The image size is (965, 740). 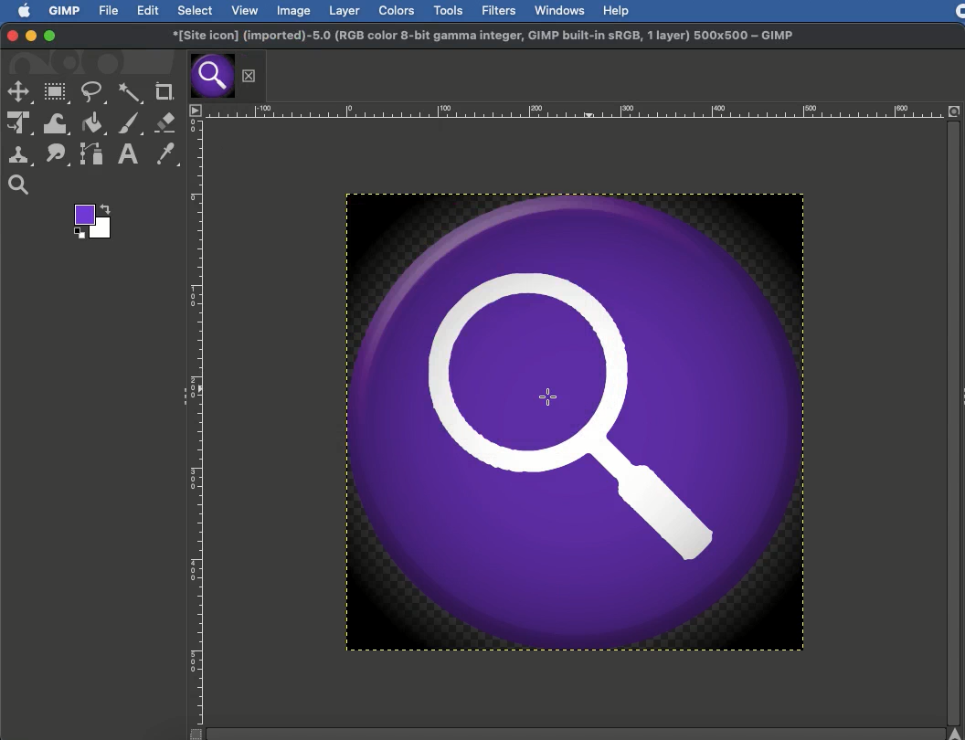 I want to click on GIMP project, so click(x=485, y=36).